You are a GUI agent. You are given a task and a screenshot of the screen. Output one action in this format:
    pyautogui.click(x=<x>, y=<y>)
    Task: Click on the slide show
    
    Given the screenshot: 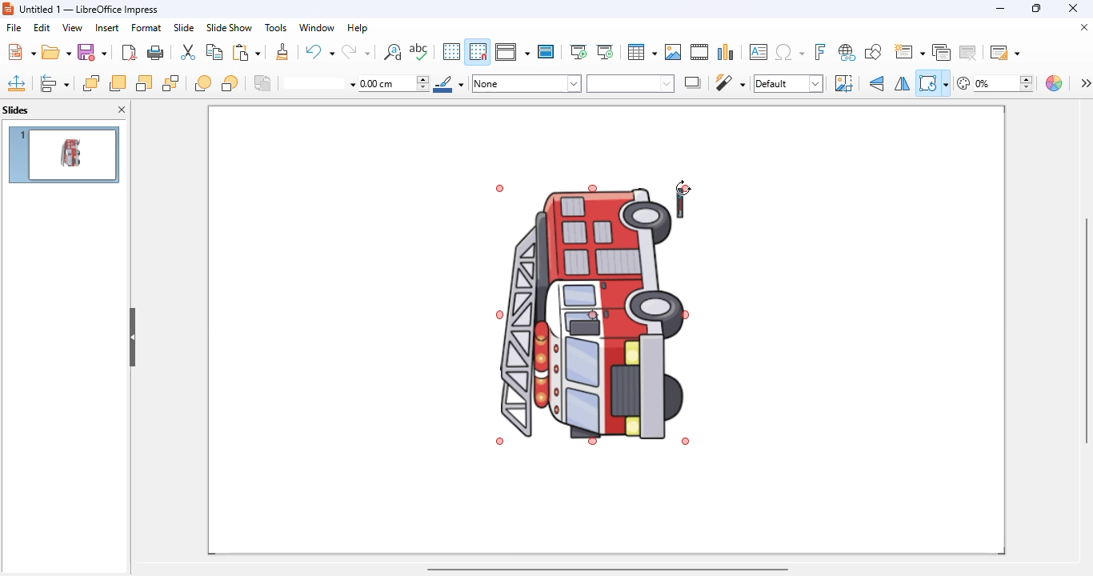 What is the action you would take?
    pyautogui.click(x=229, y=27)
    